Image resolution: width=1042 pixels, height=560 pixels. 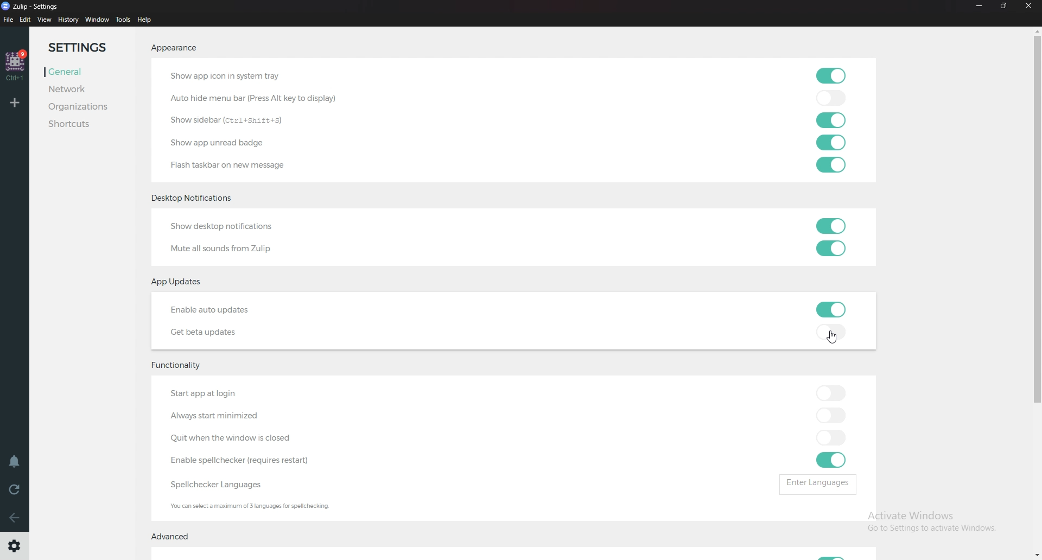 I want to click on start app at login, so click(x=213, y=394).